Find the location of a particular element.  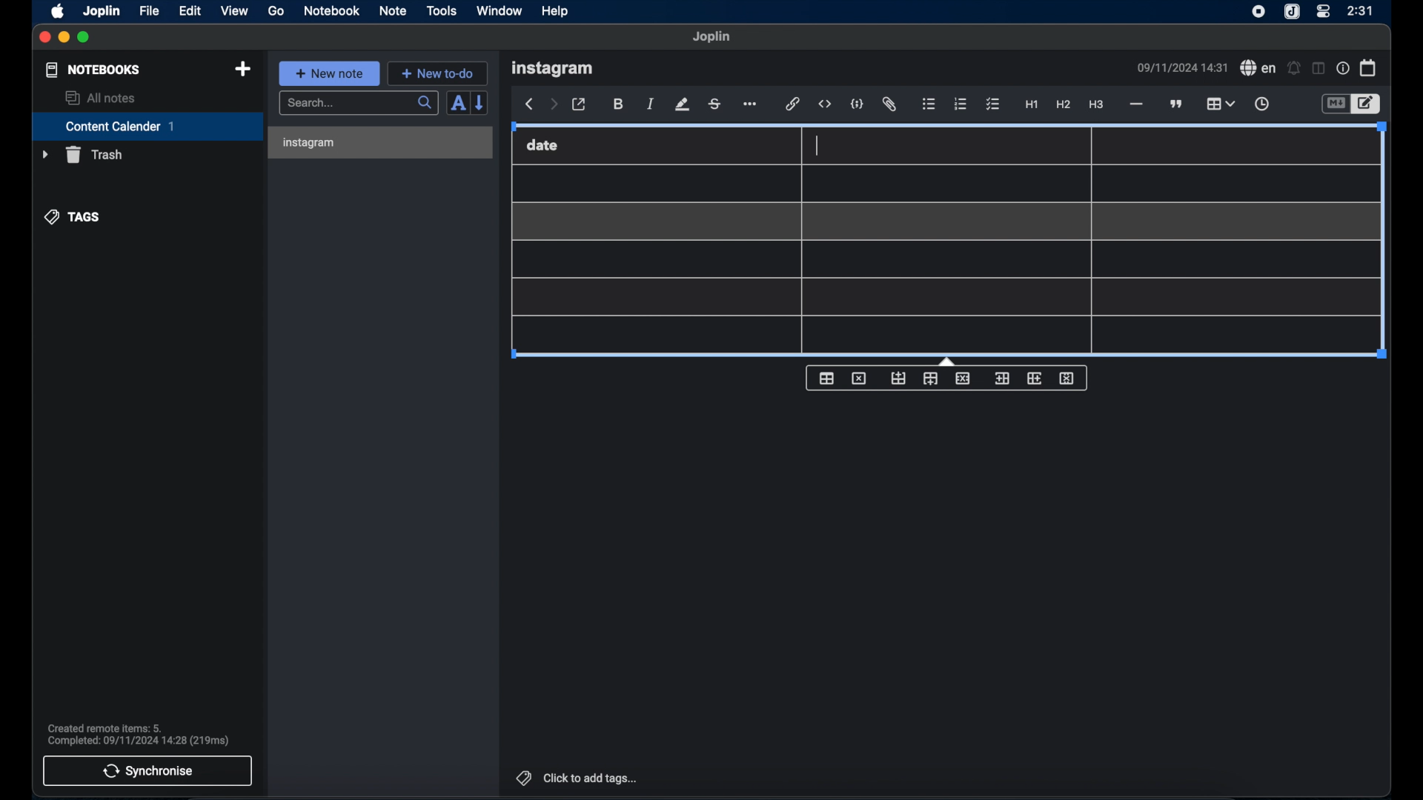

heading 1 is located at coordinates (1032, 105).